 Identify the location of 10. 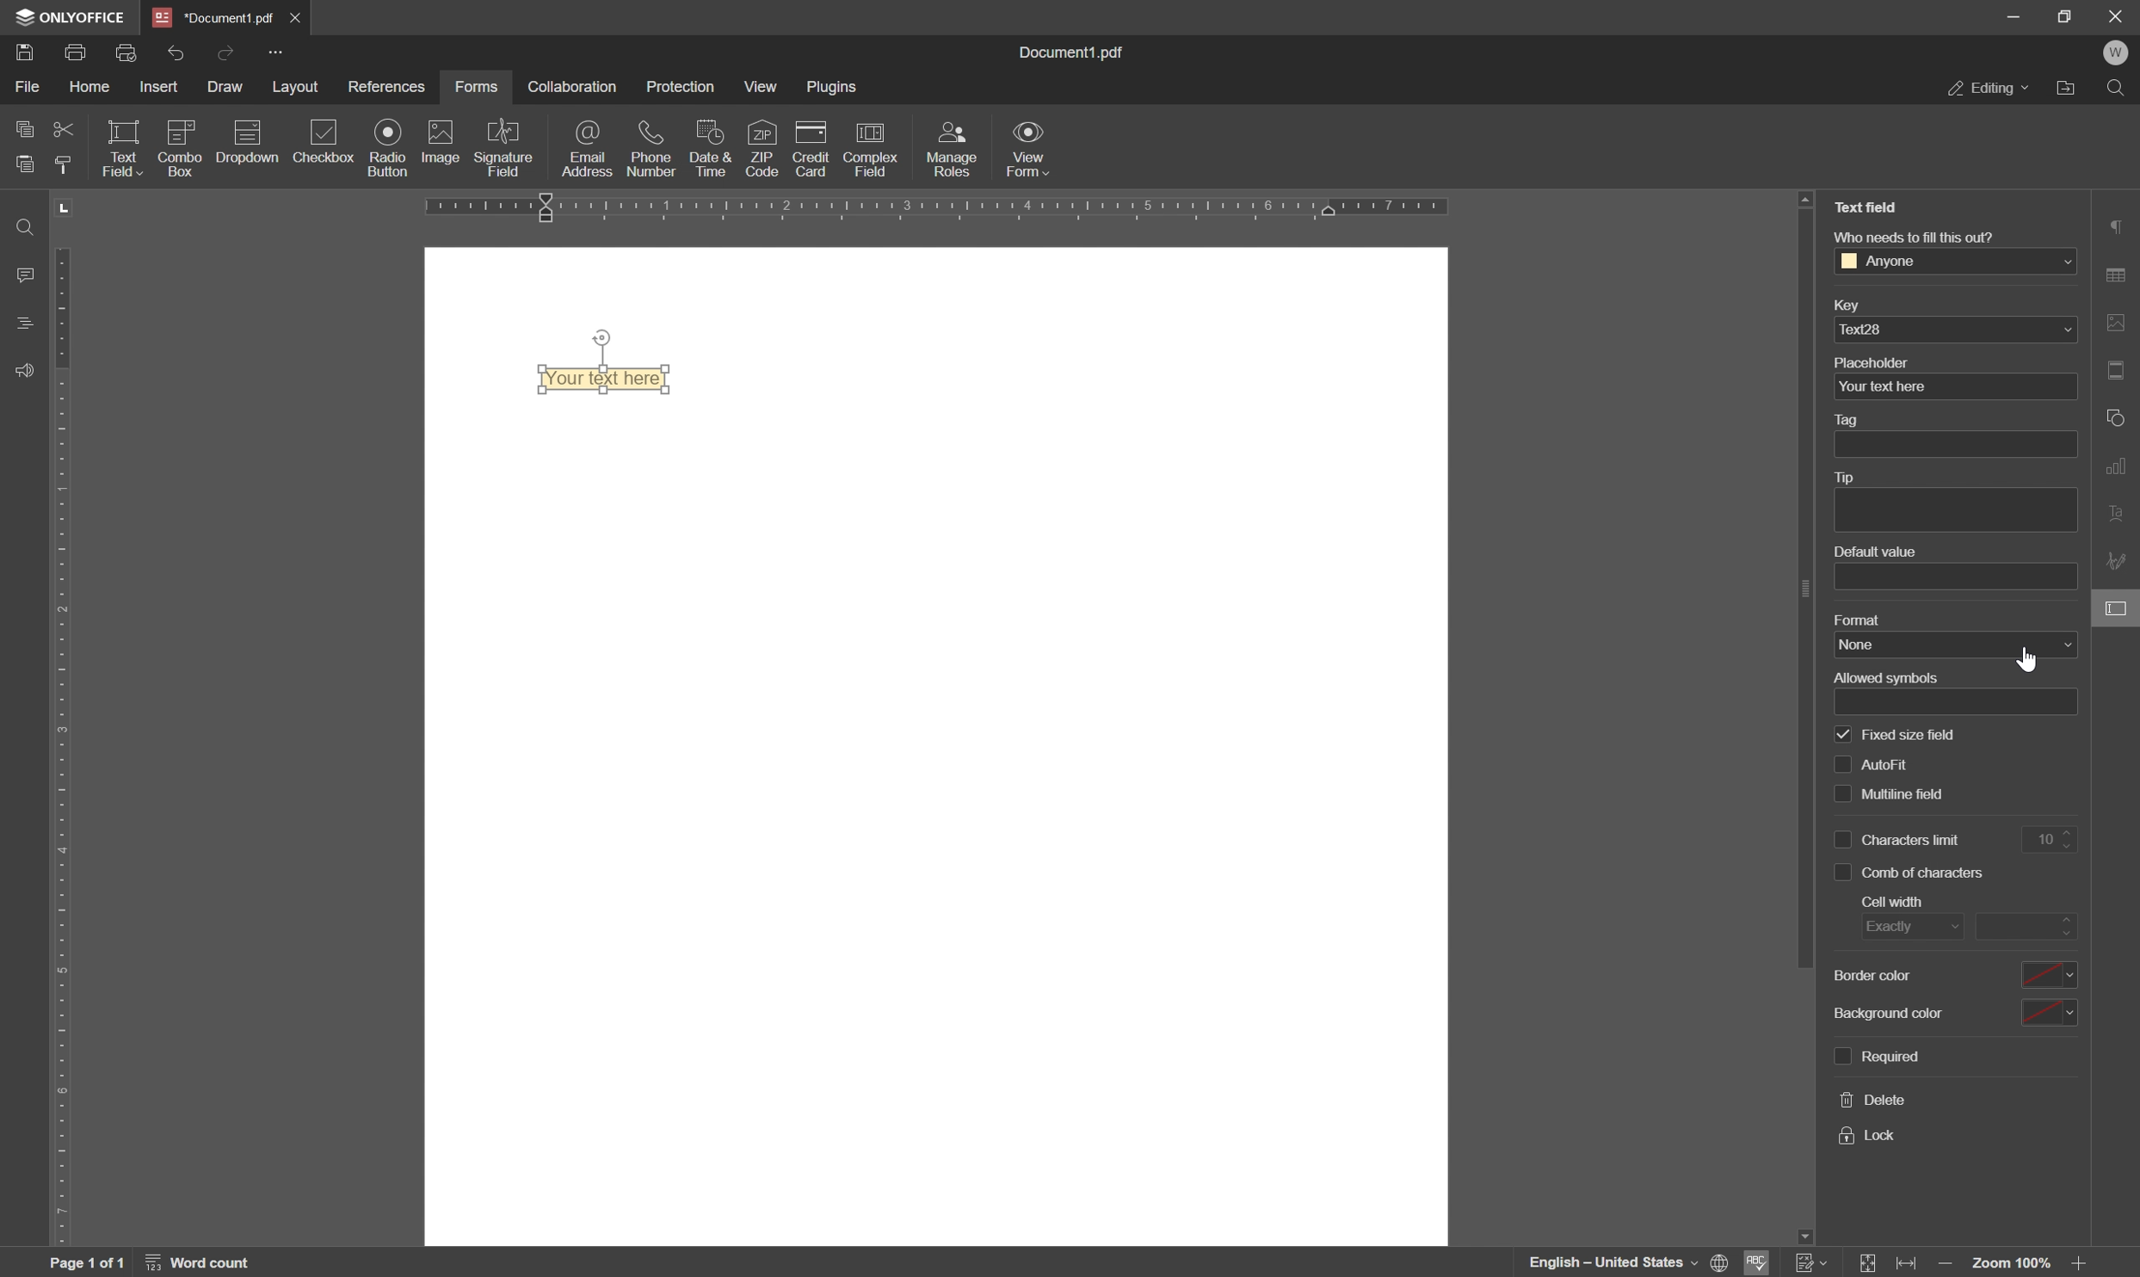
(2053, 839).